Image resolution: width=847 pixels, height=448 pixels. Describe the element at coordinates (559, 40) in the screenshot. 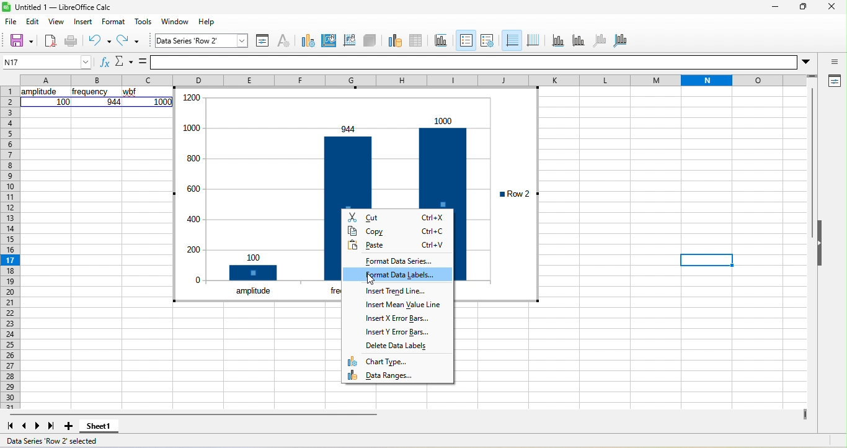

I see `x axis` at that location.